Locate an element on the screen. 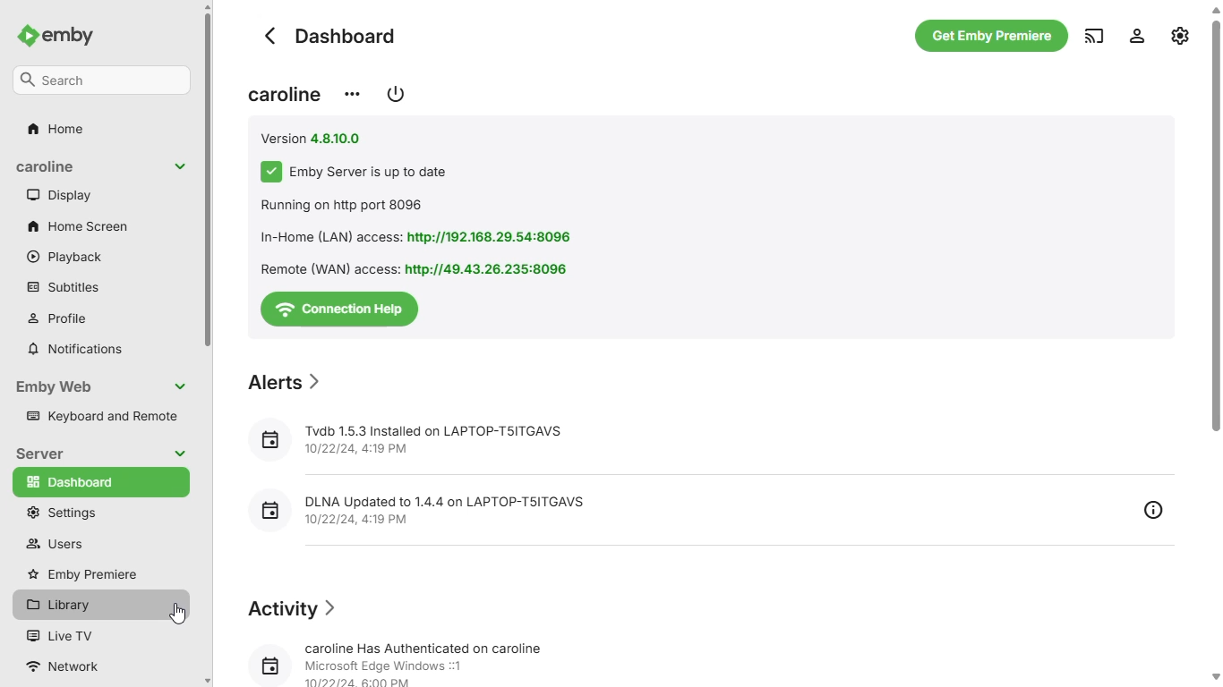 The image size is (1223, 687). toggle collapse is located at coordinates (180, 386).